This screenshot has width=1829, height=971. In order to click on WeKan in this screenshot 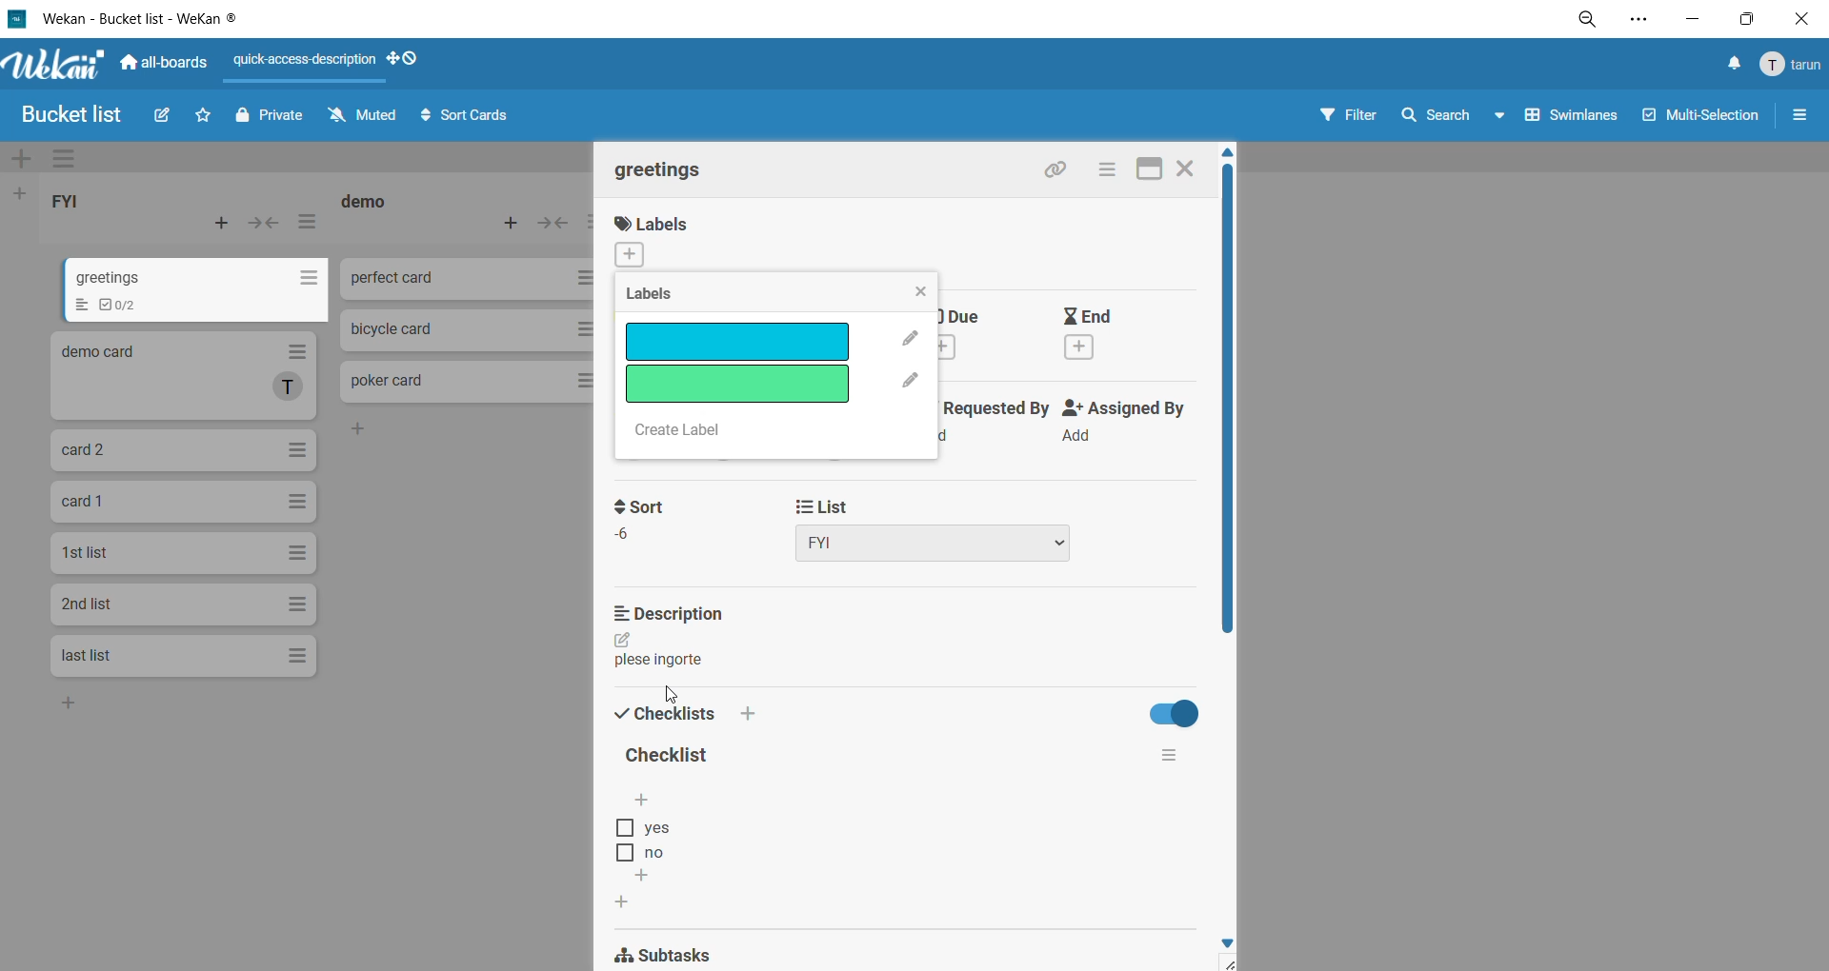, I will do `click(53, 63)`.